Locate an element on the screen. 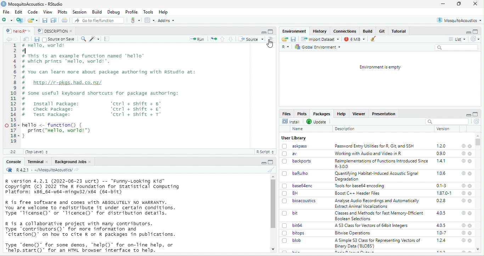 Image resolution: width=484 pixels, height=256 pixels. Go to previous section is located at coordinates (223, 39).